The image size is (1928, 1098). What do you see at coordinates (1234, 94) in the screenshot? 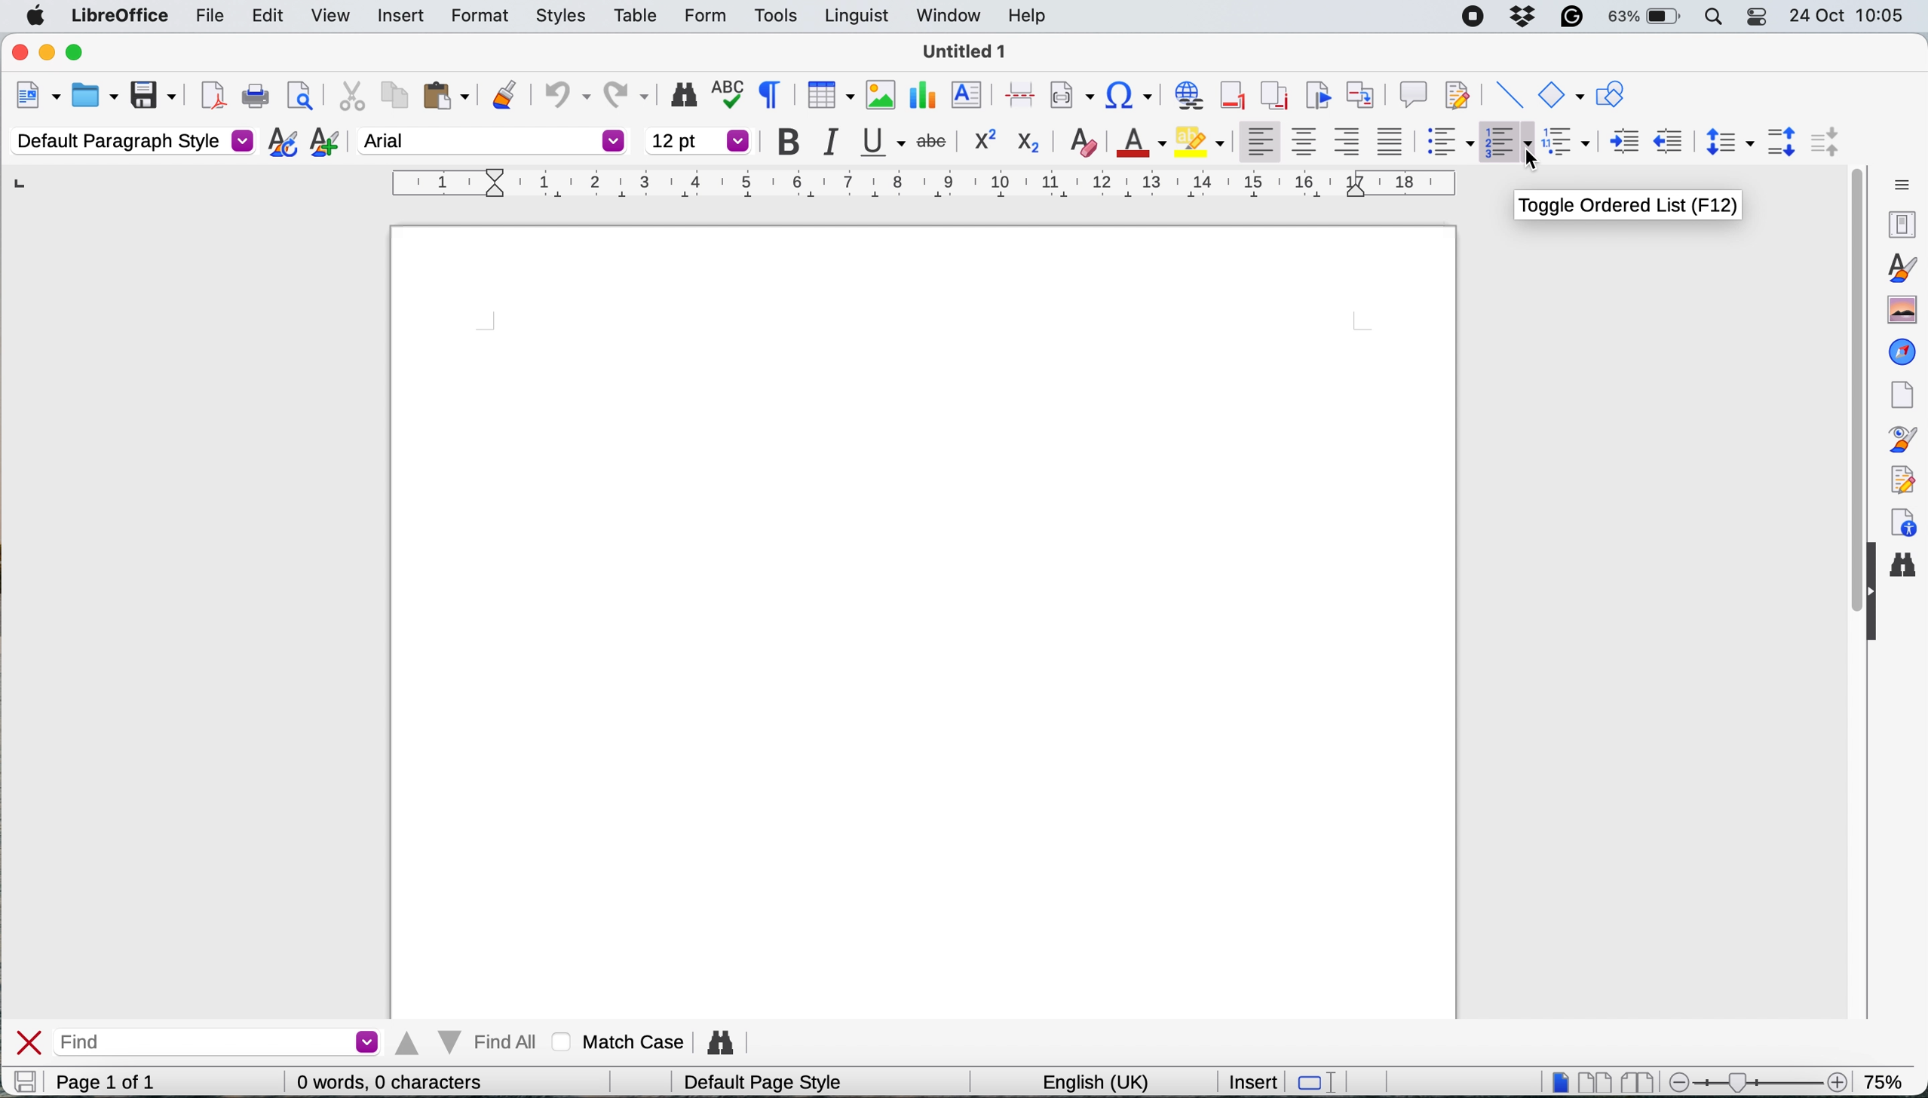
I see `insert footer` at bounding box center [1234, 94].